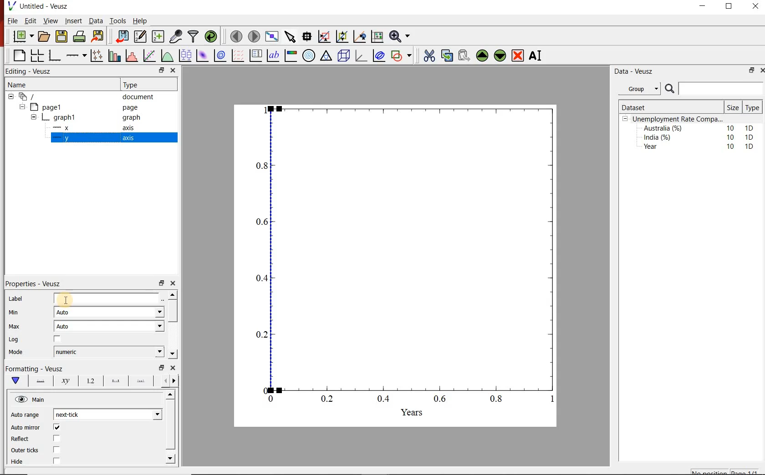  I want to click on Unemployment Rate Compa..., so click(678, 119).